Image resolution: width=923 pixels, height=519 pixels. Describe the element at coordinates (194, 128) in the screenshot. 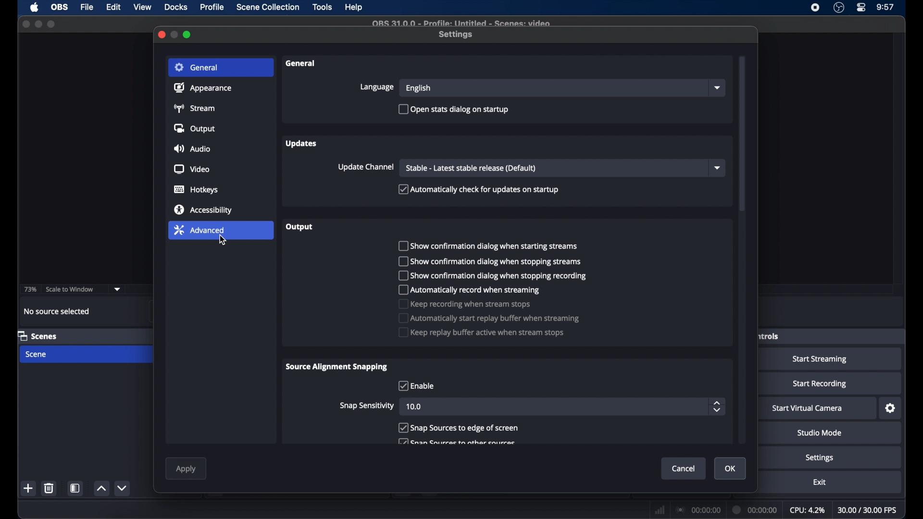

I see `output` at that location.